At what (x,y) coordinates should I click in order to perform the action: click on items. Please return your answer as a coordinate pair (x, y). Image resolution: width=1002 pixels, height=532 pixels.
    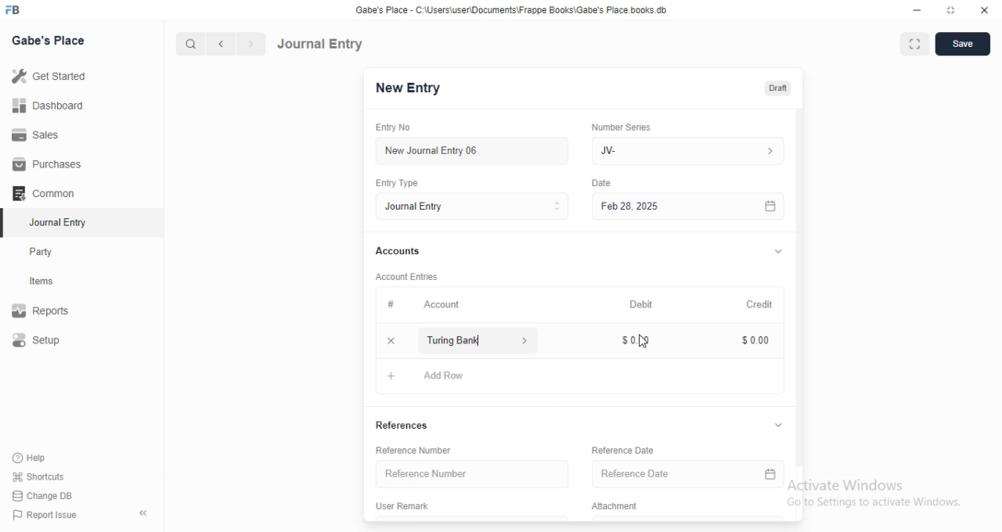
    Looking at the image, I should click on (52, 282).